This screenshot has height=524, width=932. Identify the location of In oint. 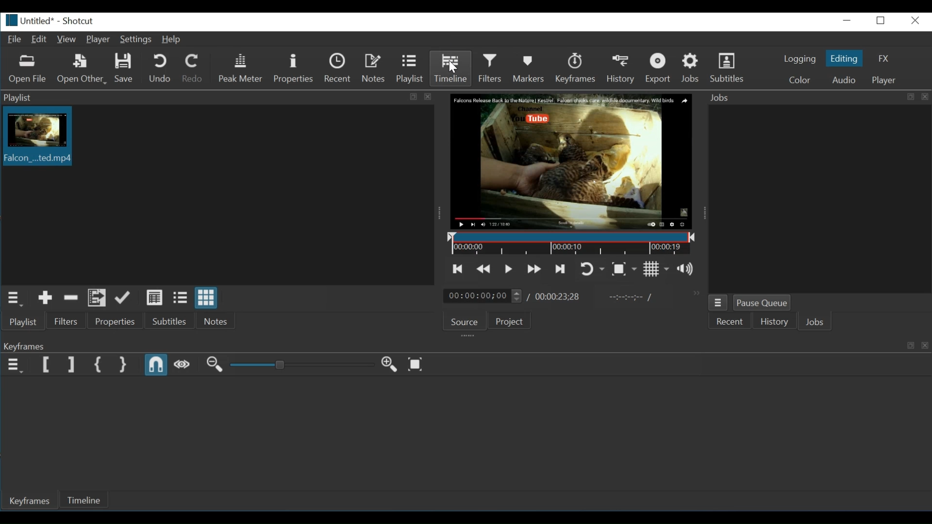
(628, 298).